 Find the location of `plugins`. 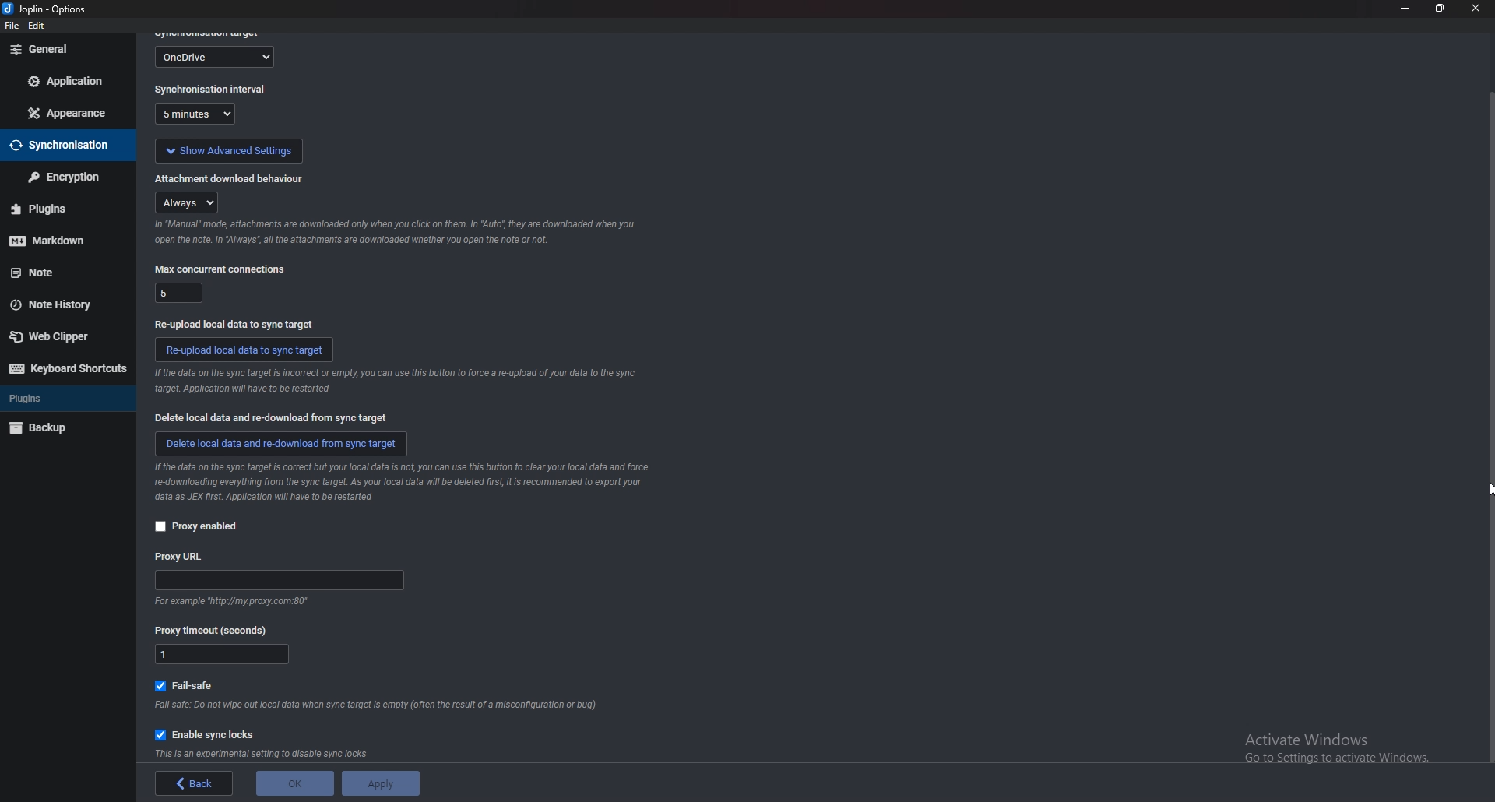

plugins is located at coordinates (61, 400).